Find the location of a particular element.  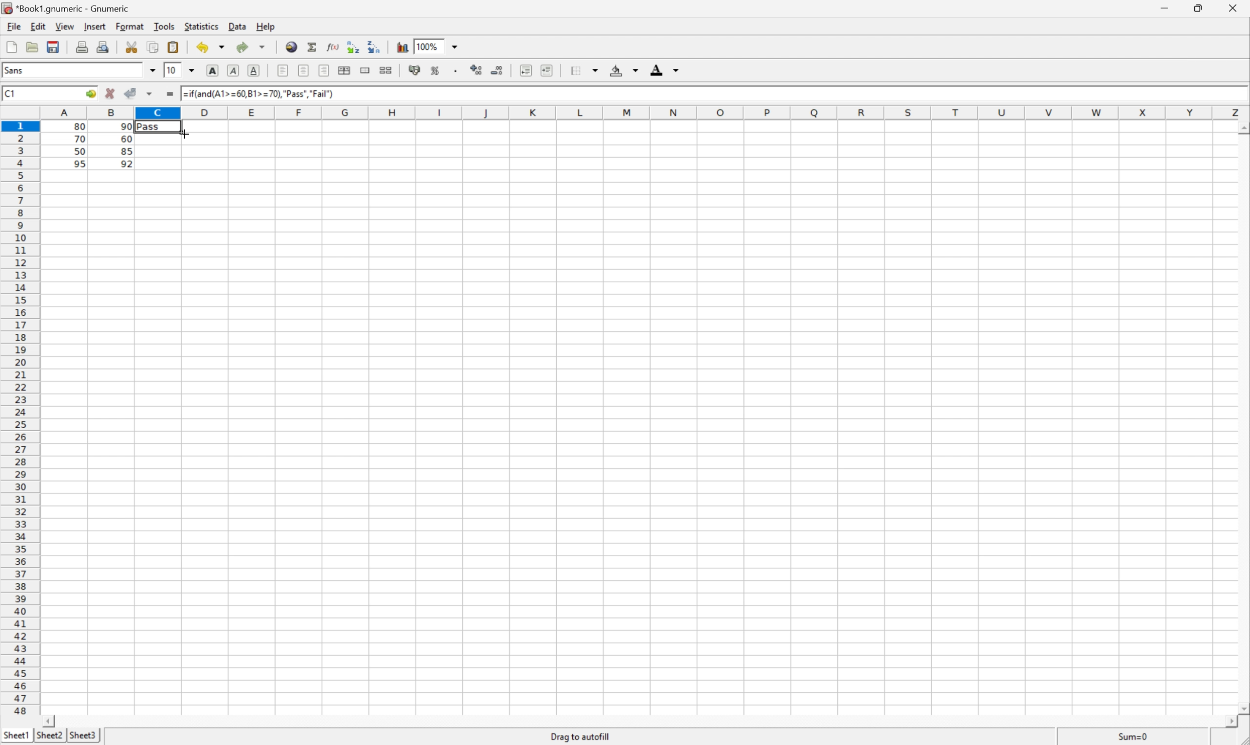

Close is located at coordinates (1234, 7).